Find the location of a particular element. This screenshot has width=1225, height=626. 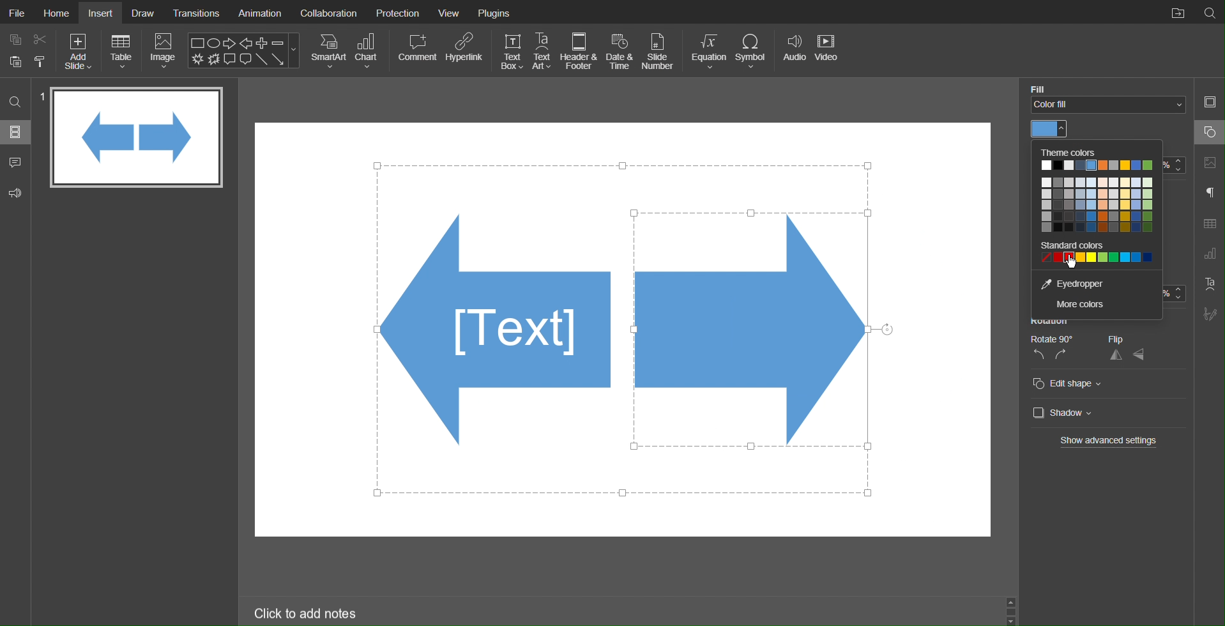

slide number is located at coordinates (40, 95).